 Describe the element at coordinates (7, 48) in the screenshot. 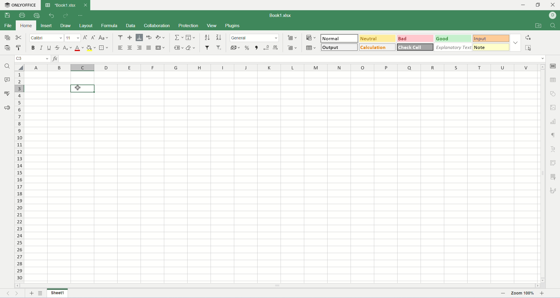

I see `paste` at that location.